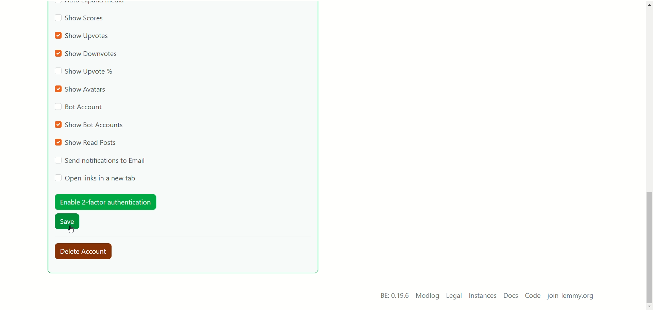  Describe the element at coordinates (104, 202) in the screenshot. I see `enable 2 factor authentication` at that location.